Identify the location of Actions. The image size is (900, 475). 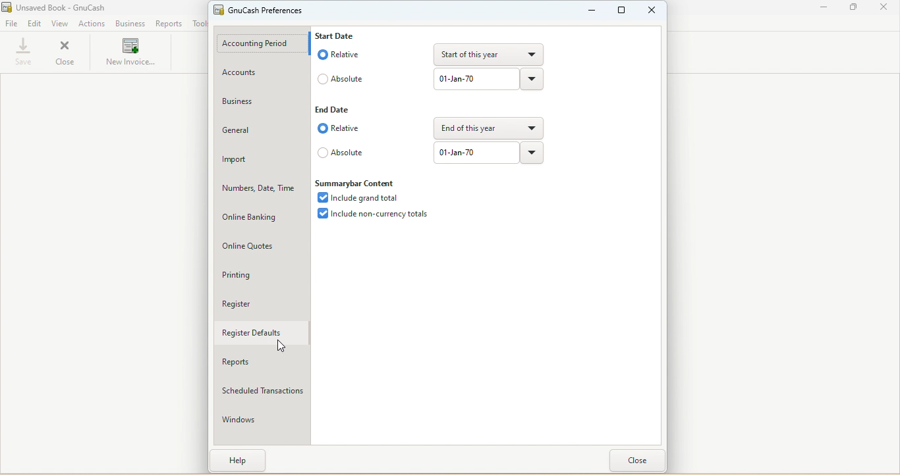
(92, 24).